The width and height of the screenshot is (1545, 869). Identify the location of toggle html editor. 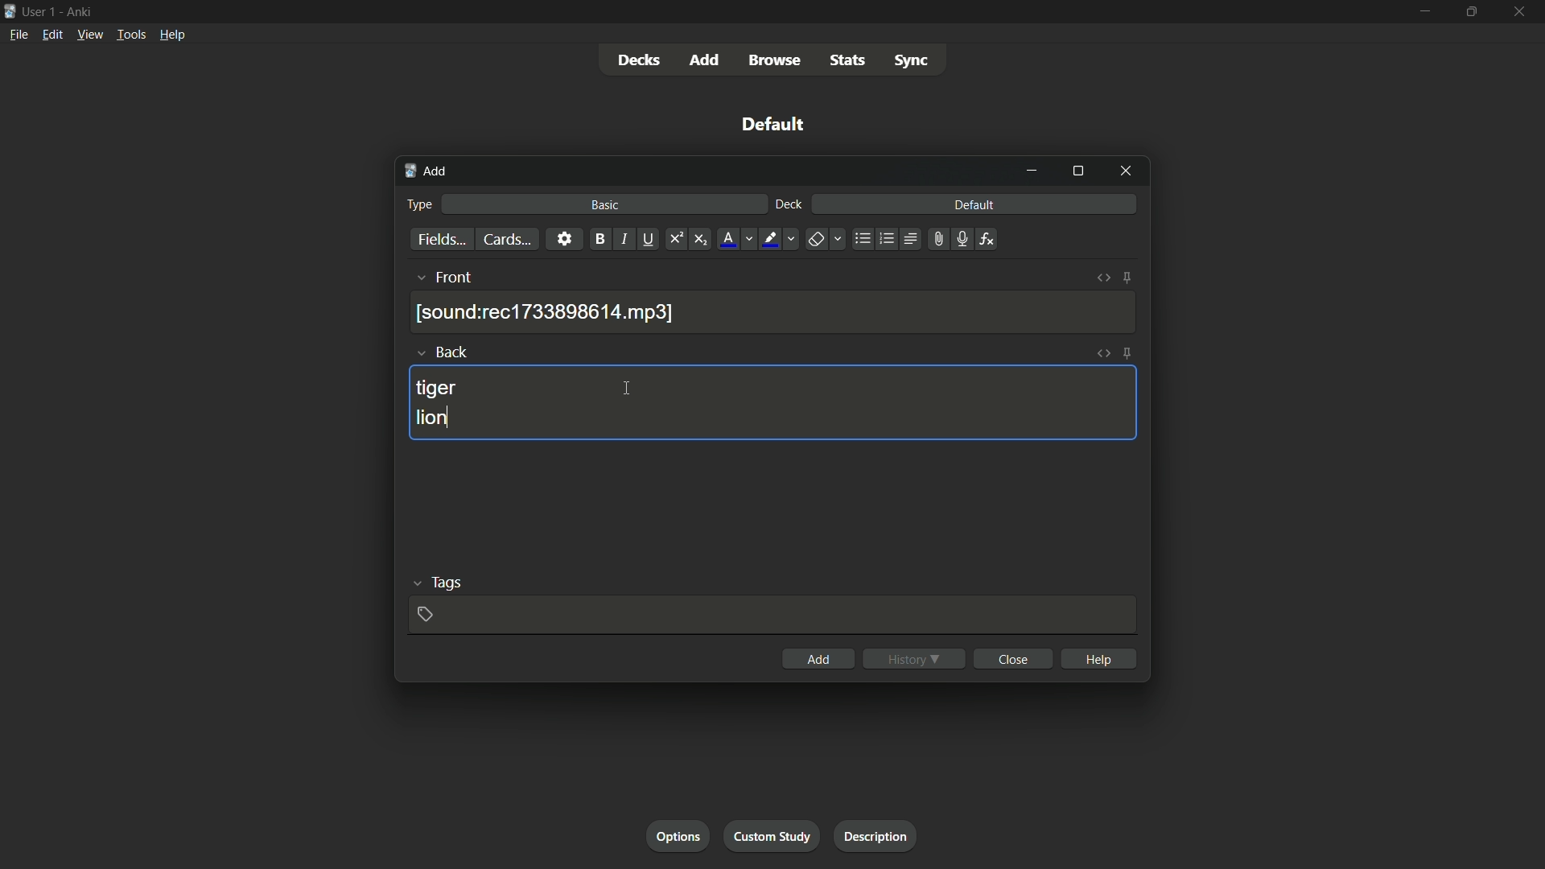
(1103, 354).